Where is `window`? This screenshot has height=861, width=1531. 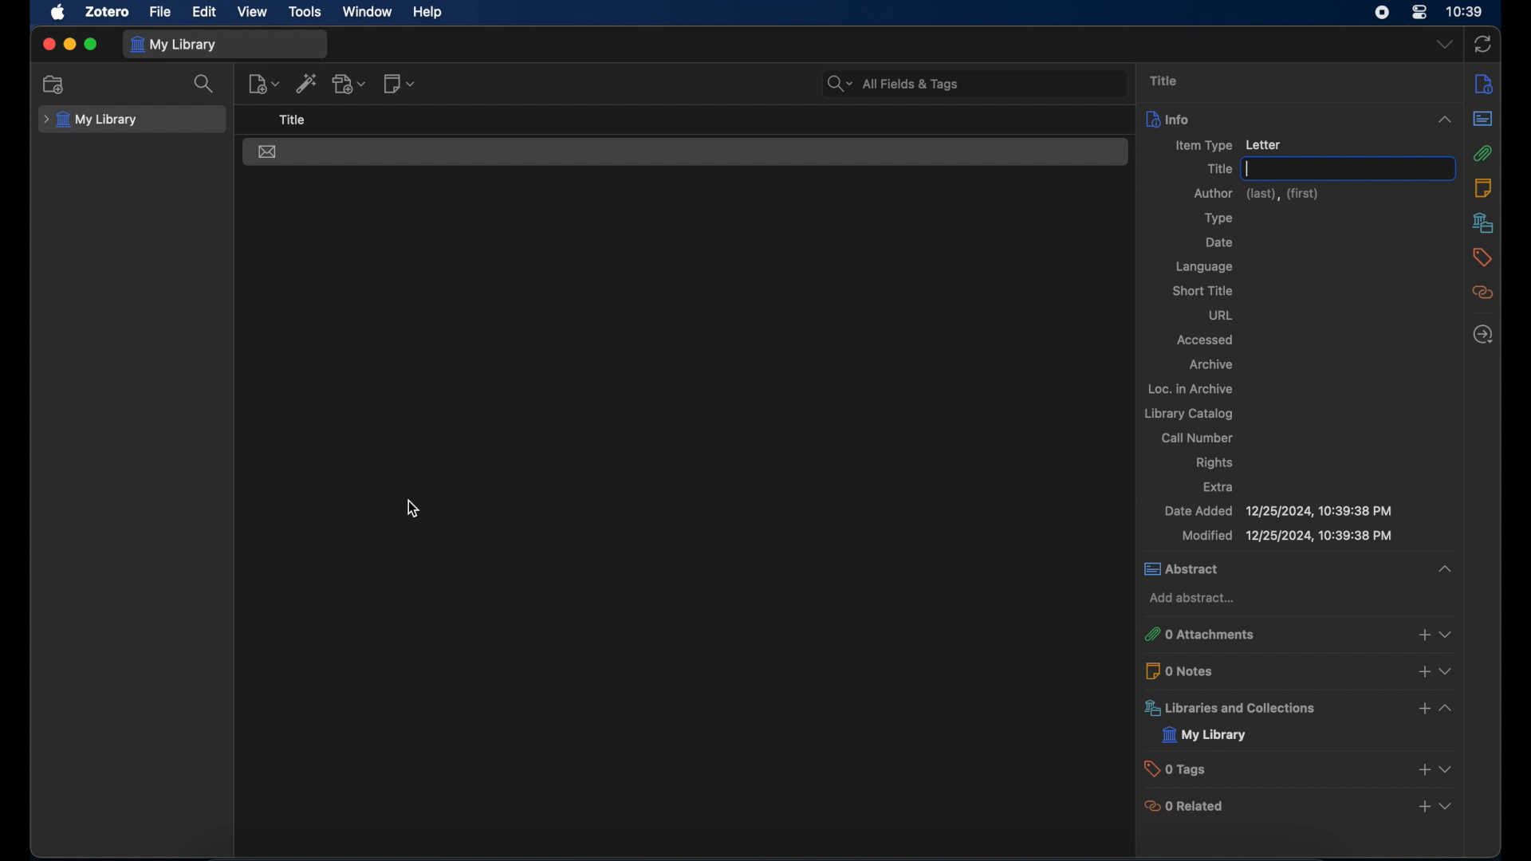 window is located at coordinates (367, 12).